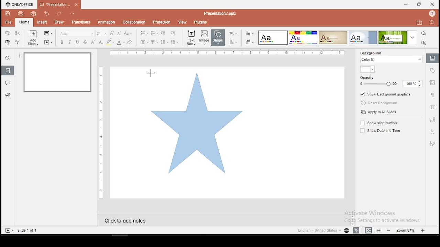 The width and height of the screenshot is (440, 247). What do you see at coordinates (8, 13) in the screenshot?
I see `save` at bounding box center [8, 13].